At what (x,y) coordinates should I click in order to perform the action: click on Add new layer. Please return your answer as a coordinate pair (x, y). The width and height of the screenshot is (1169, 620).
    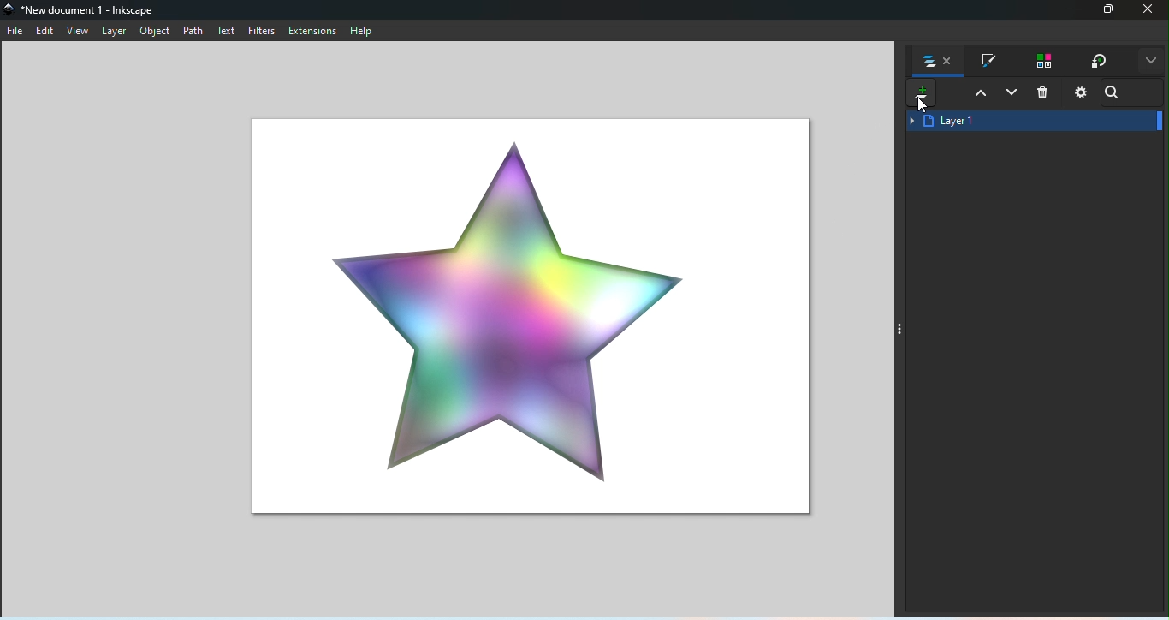
    Looking at the image, I should click on (918, 95).